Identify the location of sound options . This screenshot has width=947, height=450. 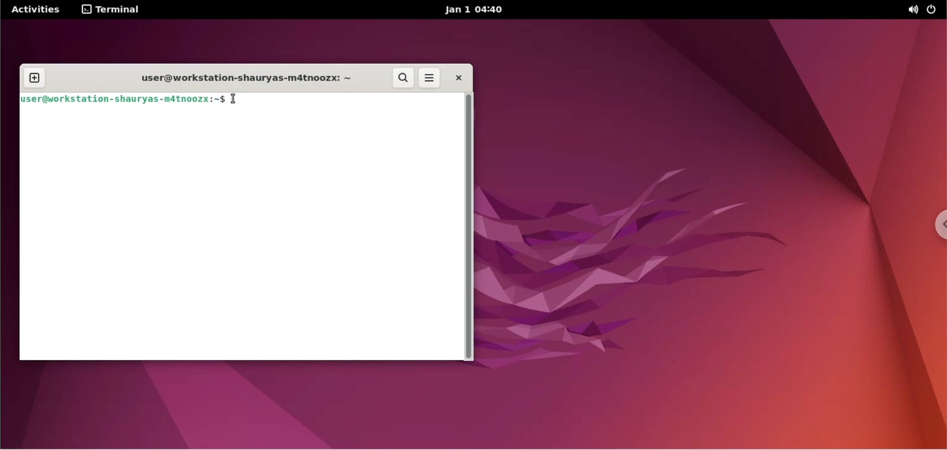
(912, 10).